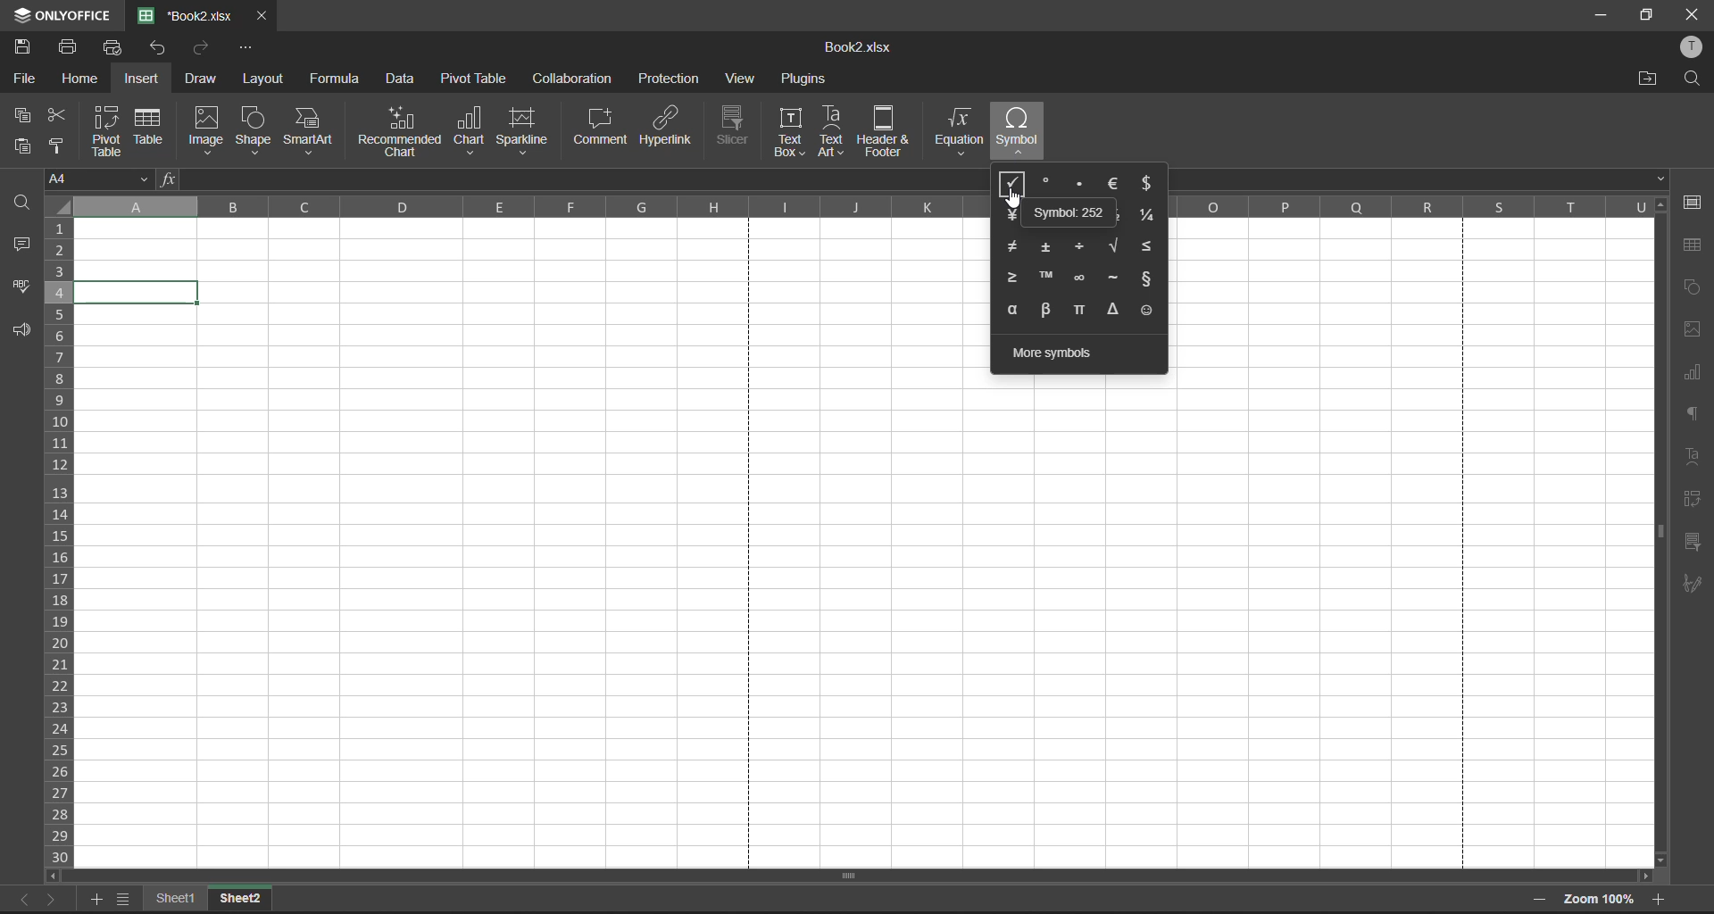 Image resolution: width=1714 pixels, height=914 pixels. Describe the element at coordinates (1693, 582) in the screenshot. I see `signature` at that location.